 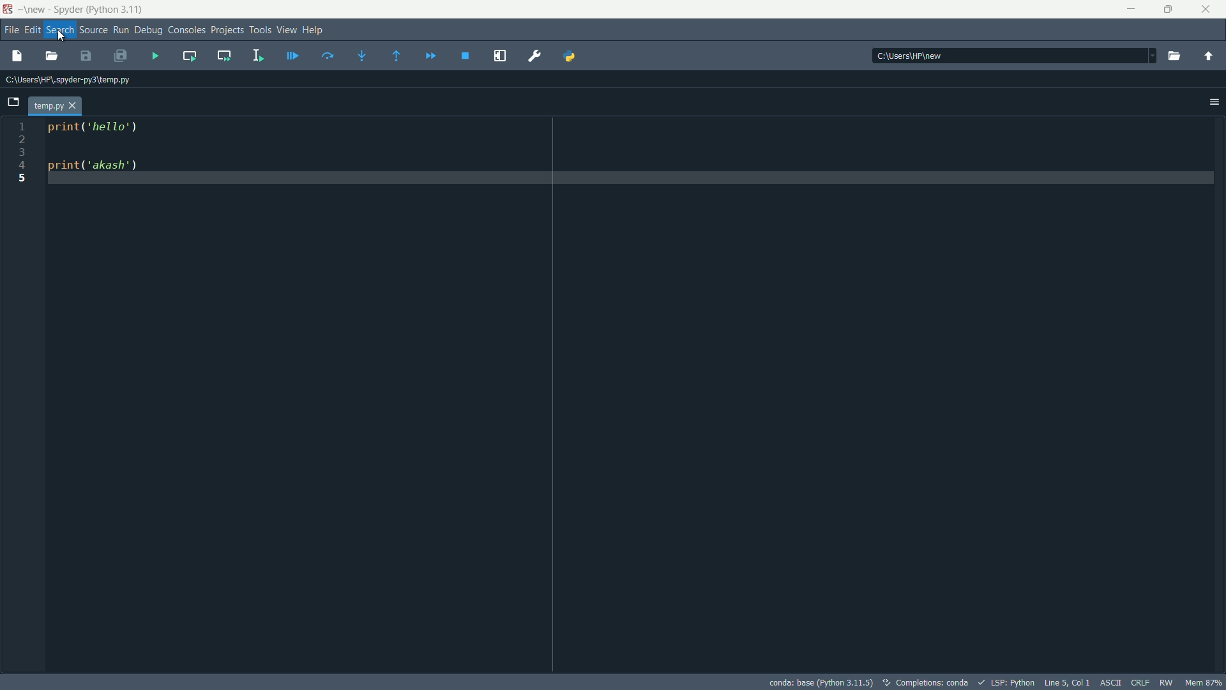 I want to click on cursor position, so click(x=1068, y=682).